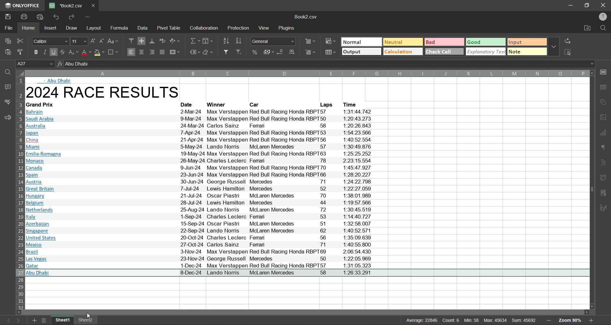 The height and width of the screenshot is (325, 611). I want to click on text info, so click(198, 224).